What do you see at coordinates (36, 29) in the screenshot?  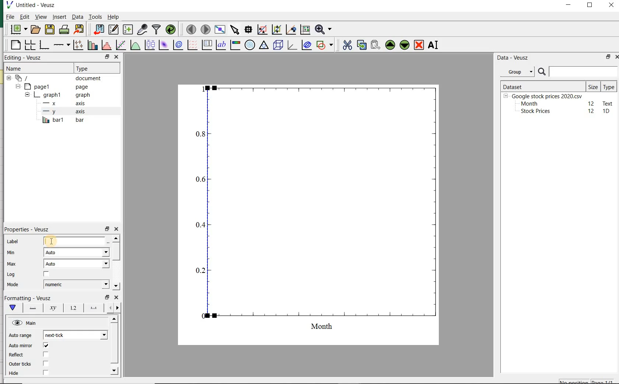 I see `open a document` at bounding box center [36, 29].